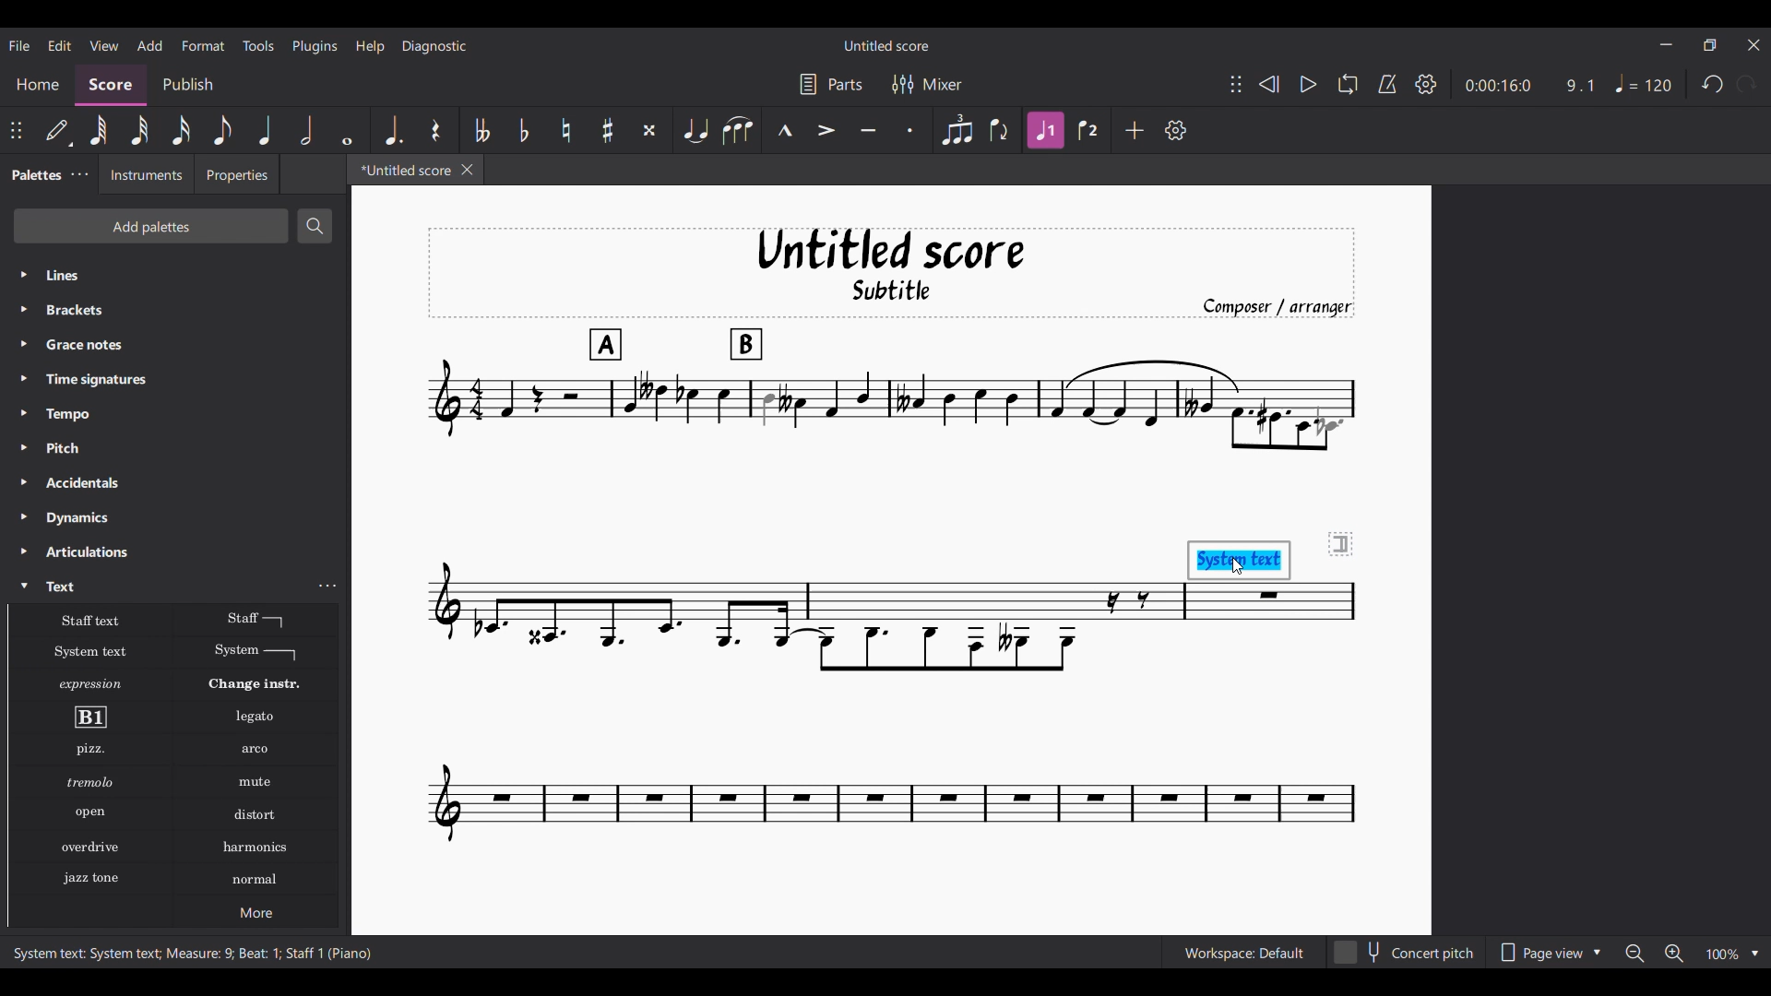  What do you see at coordinates (255, 848) in the screenshot?
I see `Harmonics` at bounding box center [255, 848].